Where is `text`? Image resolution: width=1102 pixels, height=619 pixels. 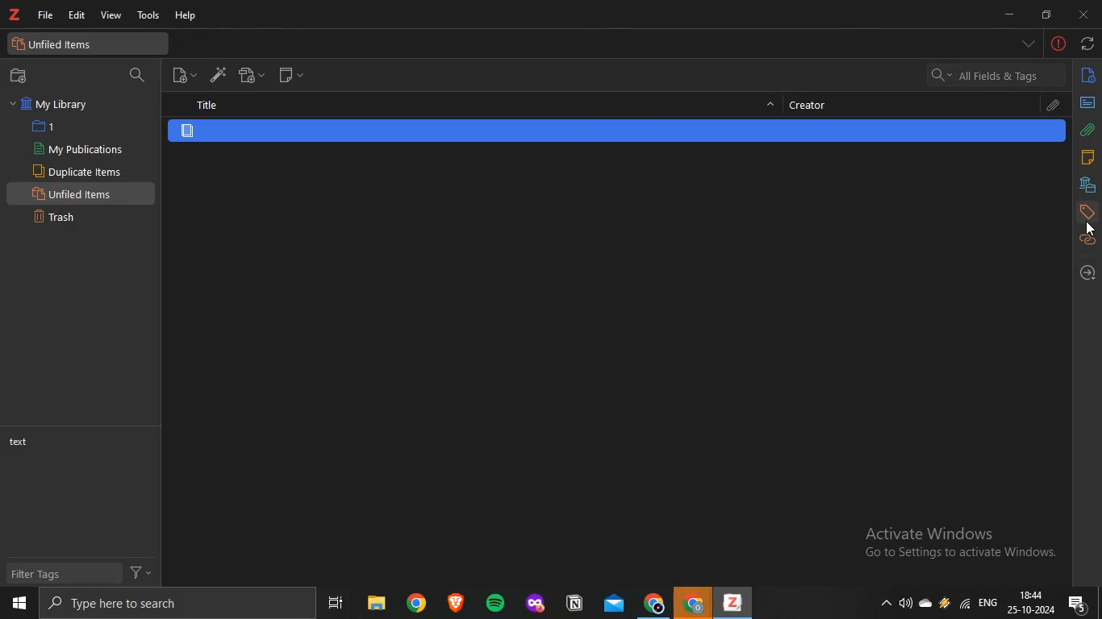 text is located at coordinates (17, 15).